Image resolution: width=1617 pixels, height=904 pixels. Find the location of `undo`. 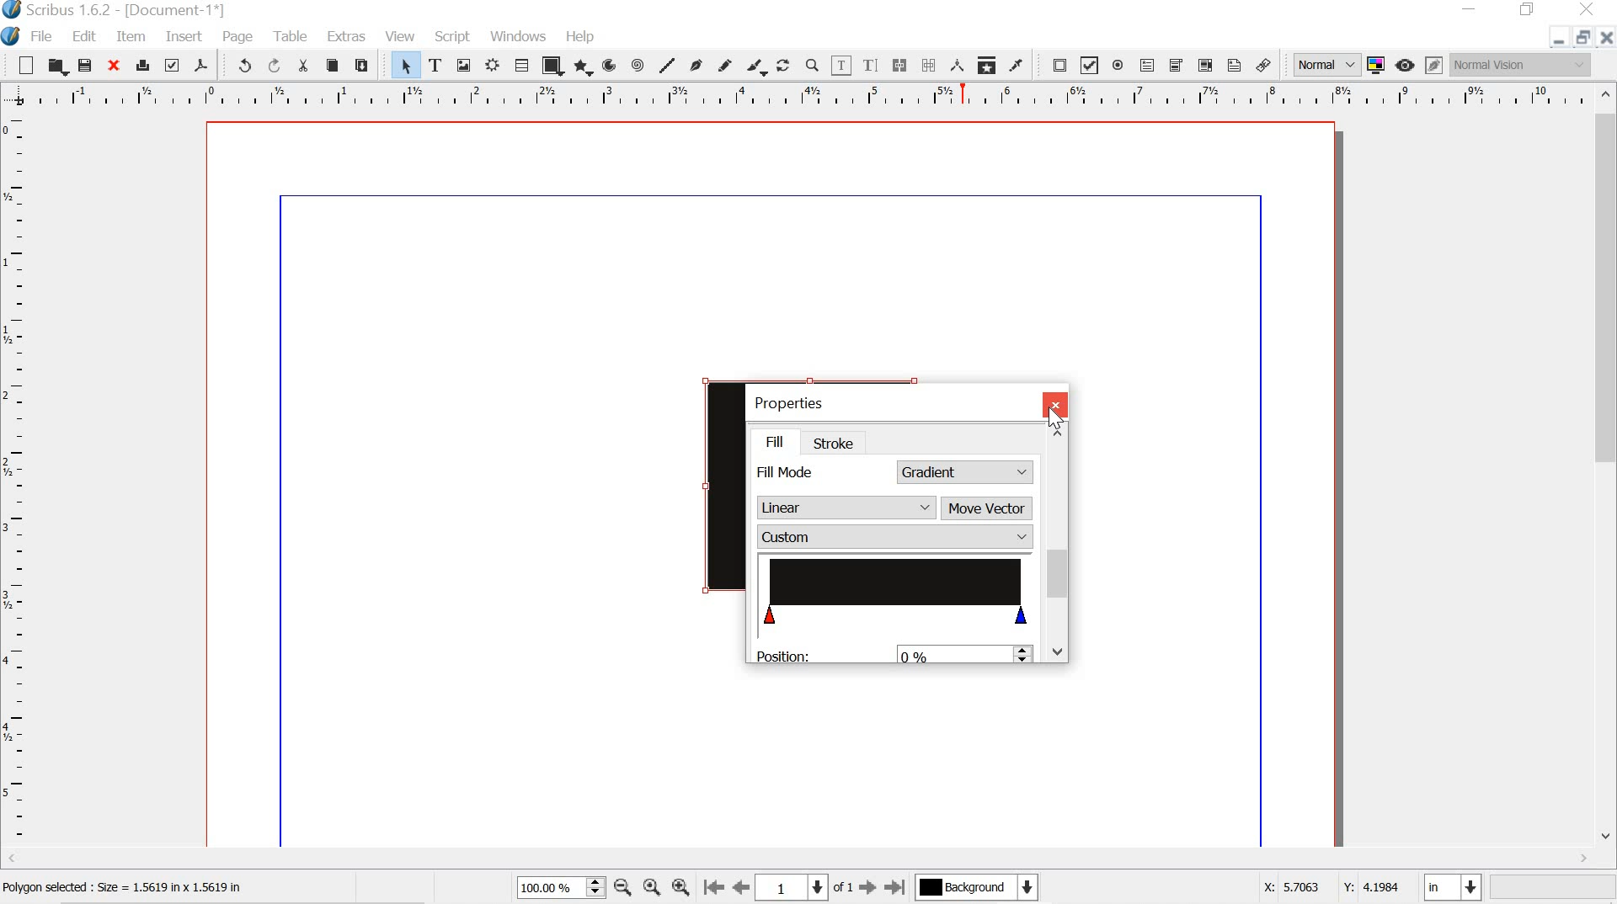

undo is located at coordinates (242, 67).